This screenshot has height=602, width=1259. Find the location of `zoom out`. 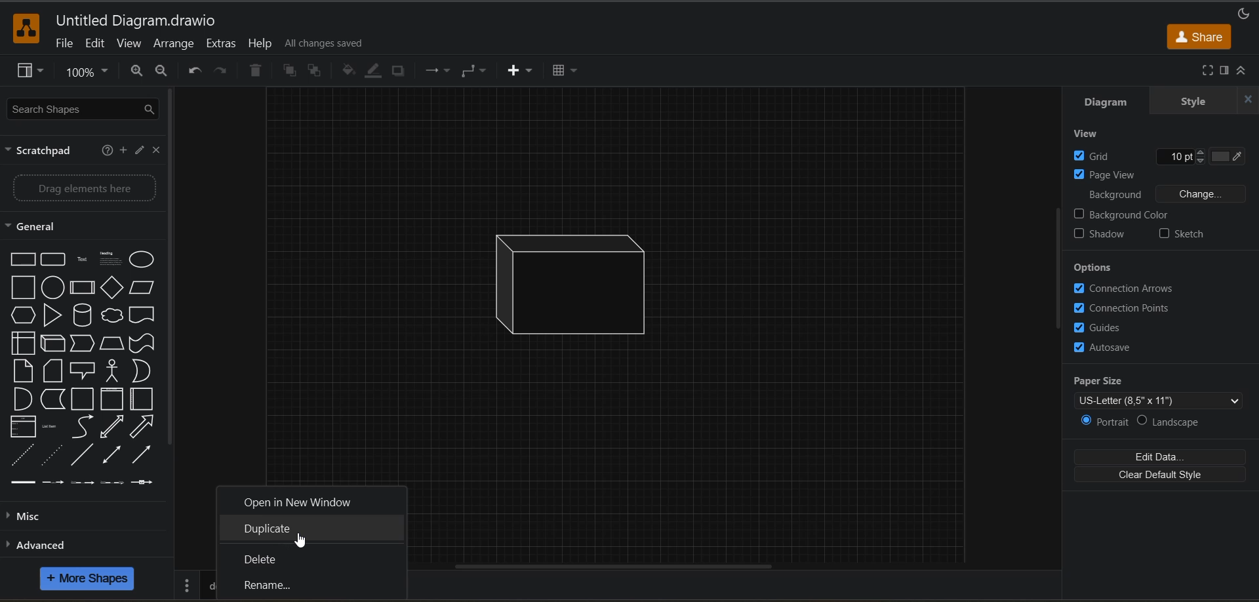

zoom out is located at coordinates (136, 71).